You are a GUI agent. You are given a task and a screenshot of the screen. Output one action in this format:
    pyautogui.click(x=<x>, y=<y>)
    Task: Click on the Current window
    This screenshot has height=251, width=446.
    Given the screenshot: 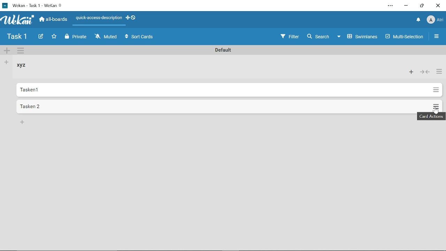 What is the action you would take?
    pyautogui.click(x=36, y=6)
    